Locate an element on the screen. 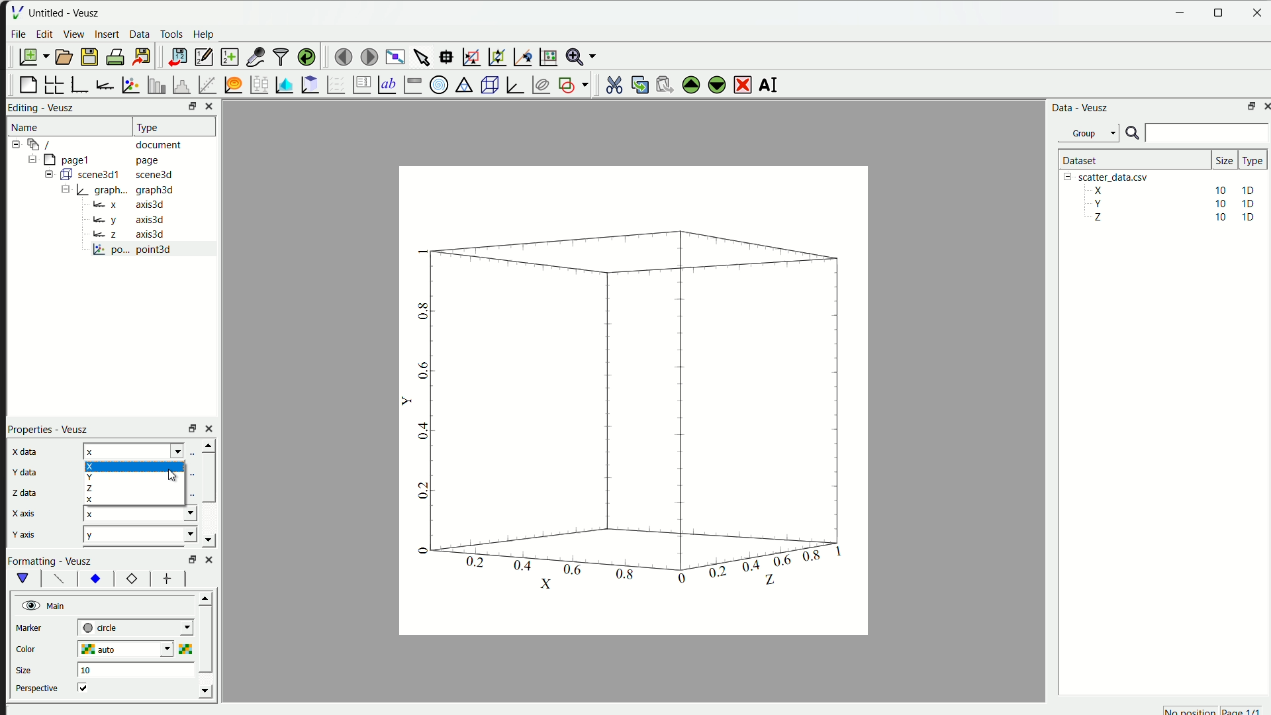 The image size is (1271, 715). read datapoint on graph is located at coordinates (446, 56).